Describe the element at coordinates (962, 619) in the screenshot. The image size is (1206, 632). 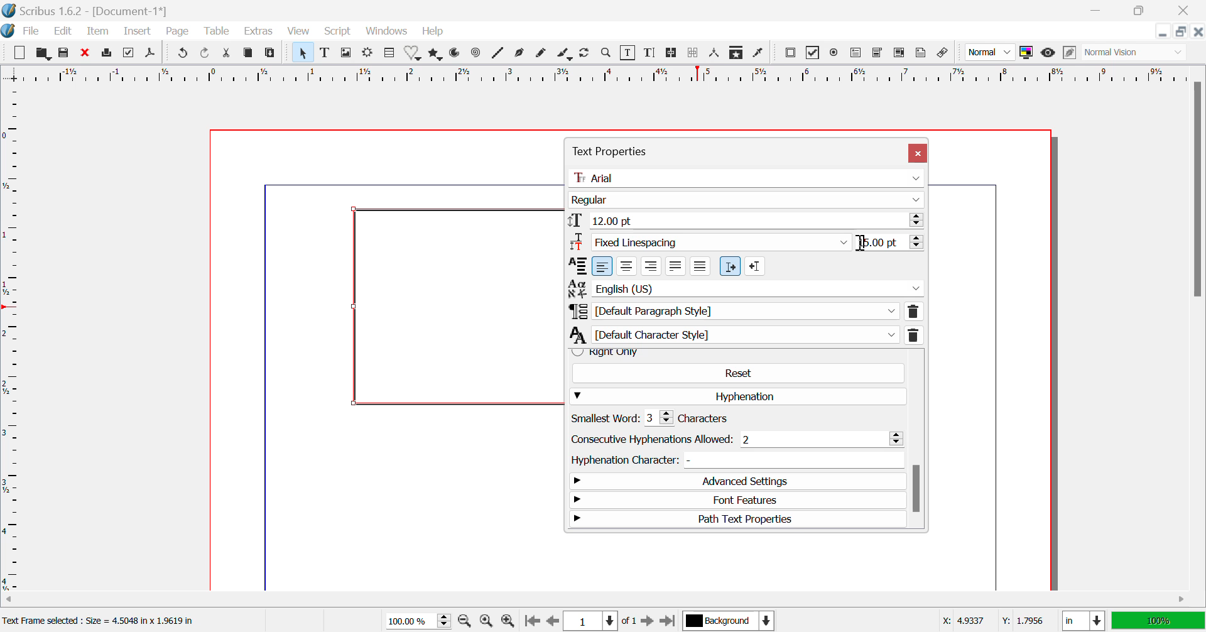
I see `X: 4.9337` at that location.